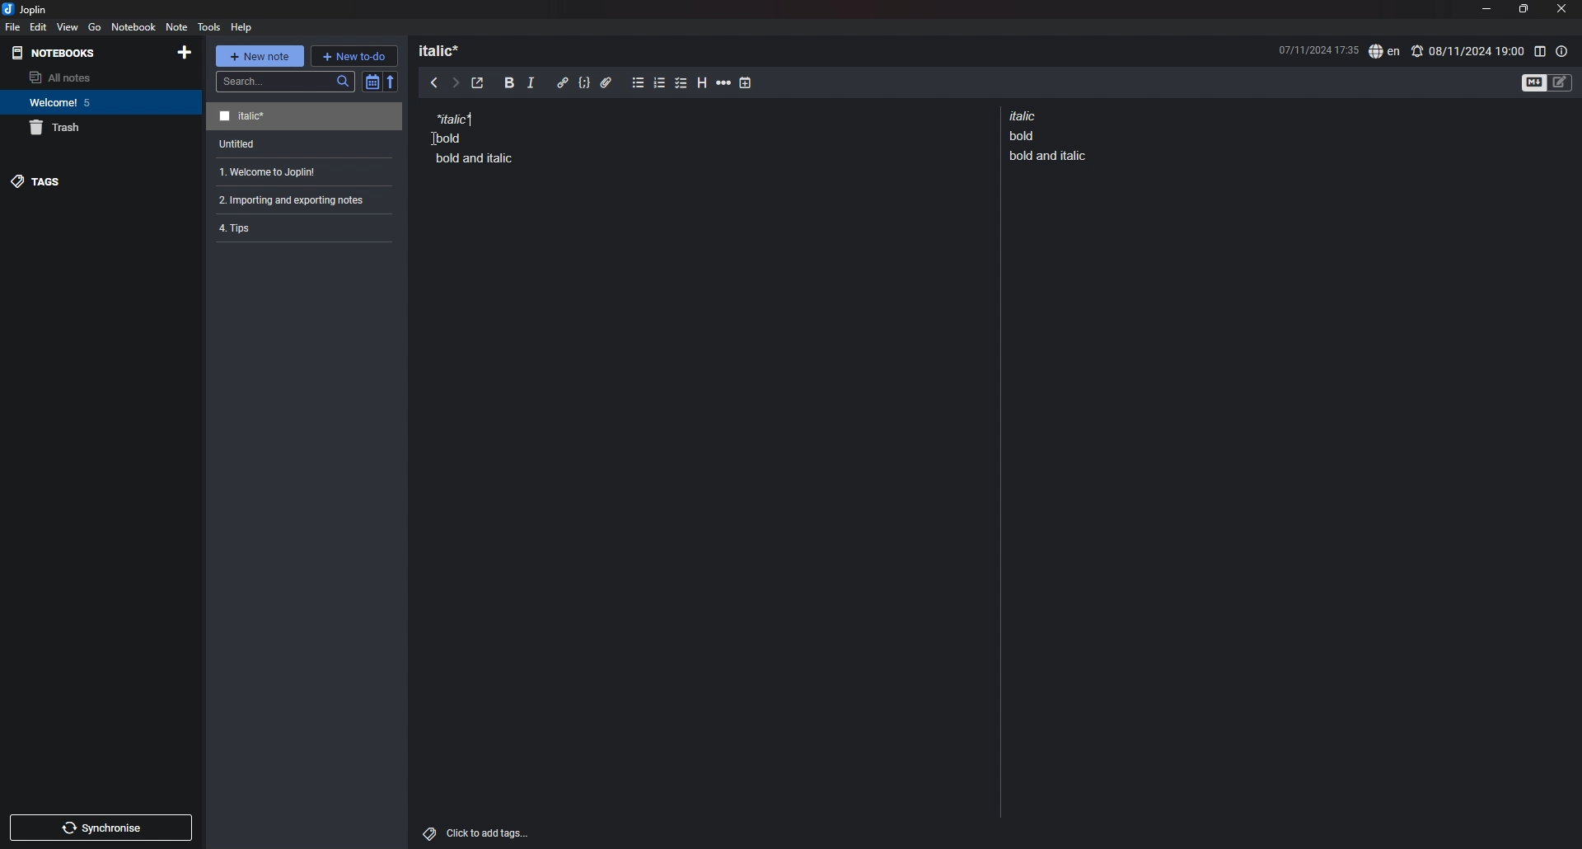 The width and height of the screenshot is (1582, 849). What do you see at coordinates (304, 117) in the screenshot?
I see `note` at bounding box center [304, 117].